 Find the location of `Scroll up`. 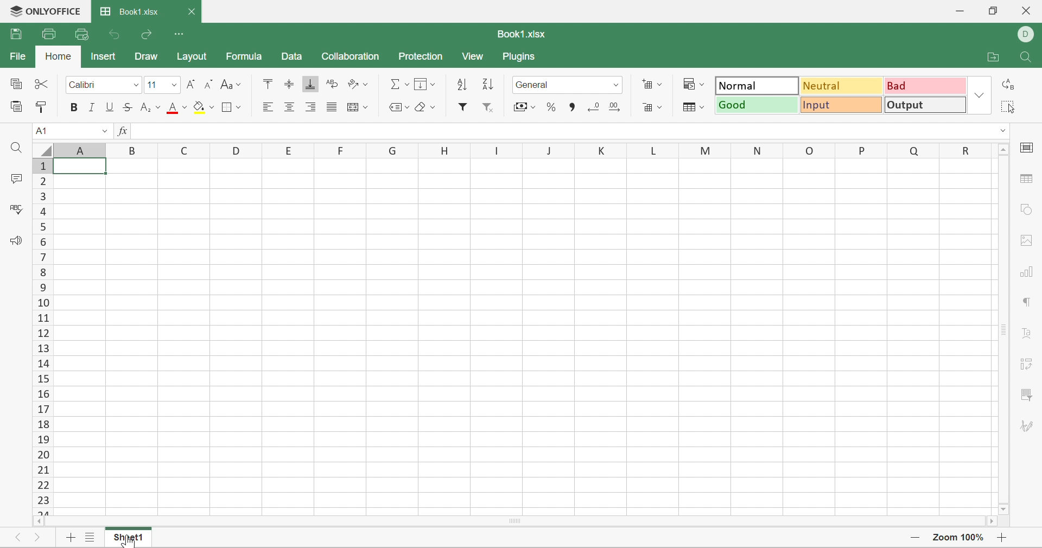

Scroll up is located at coordinates (1003, 149).